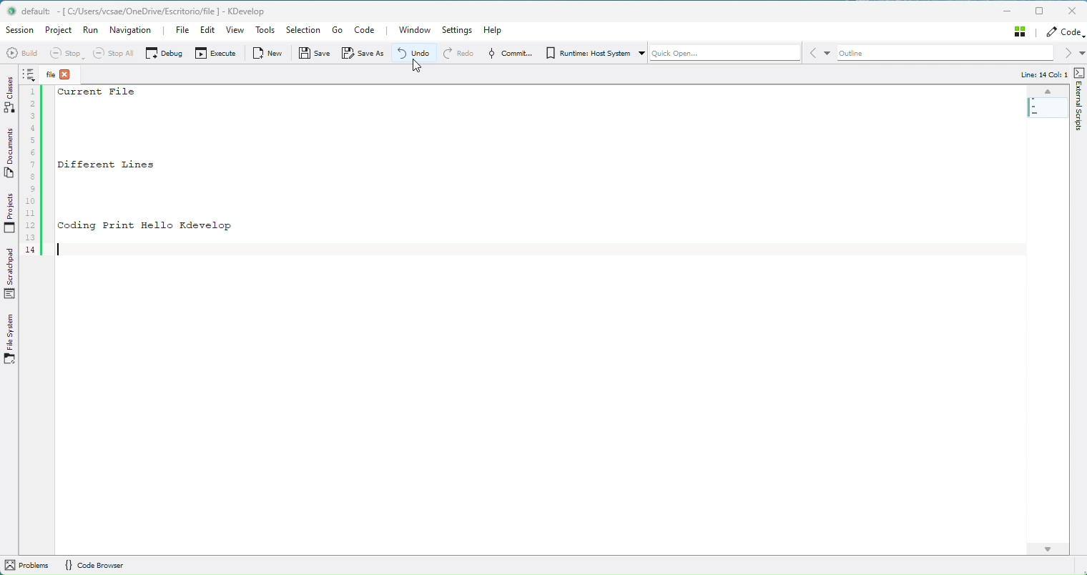  I want to click on View, so click(237, 31).